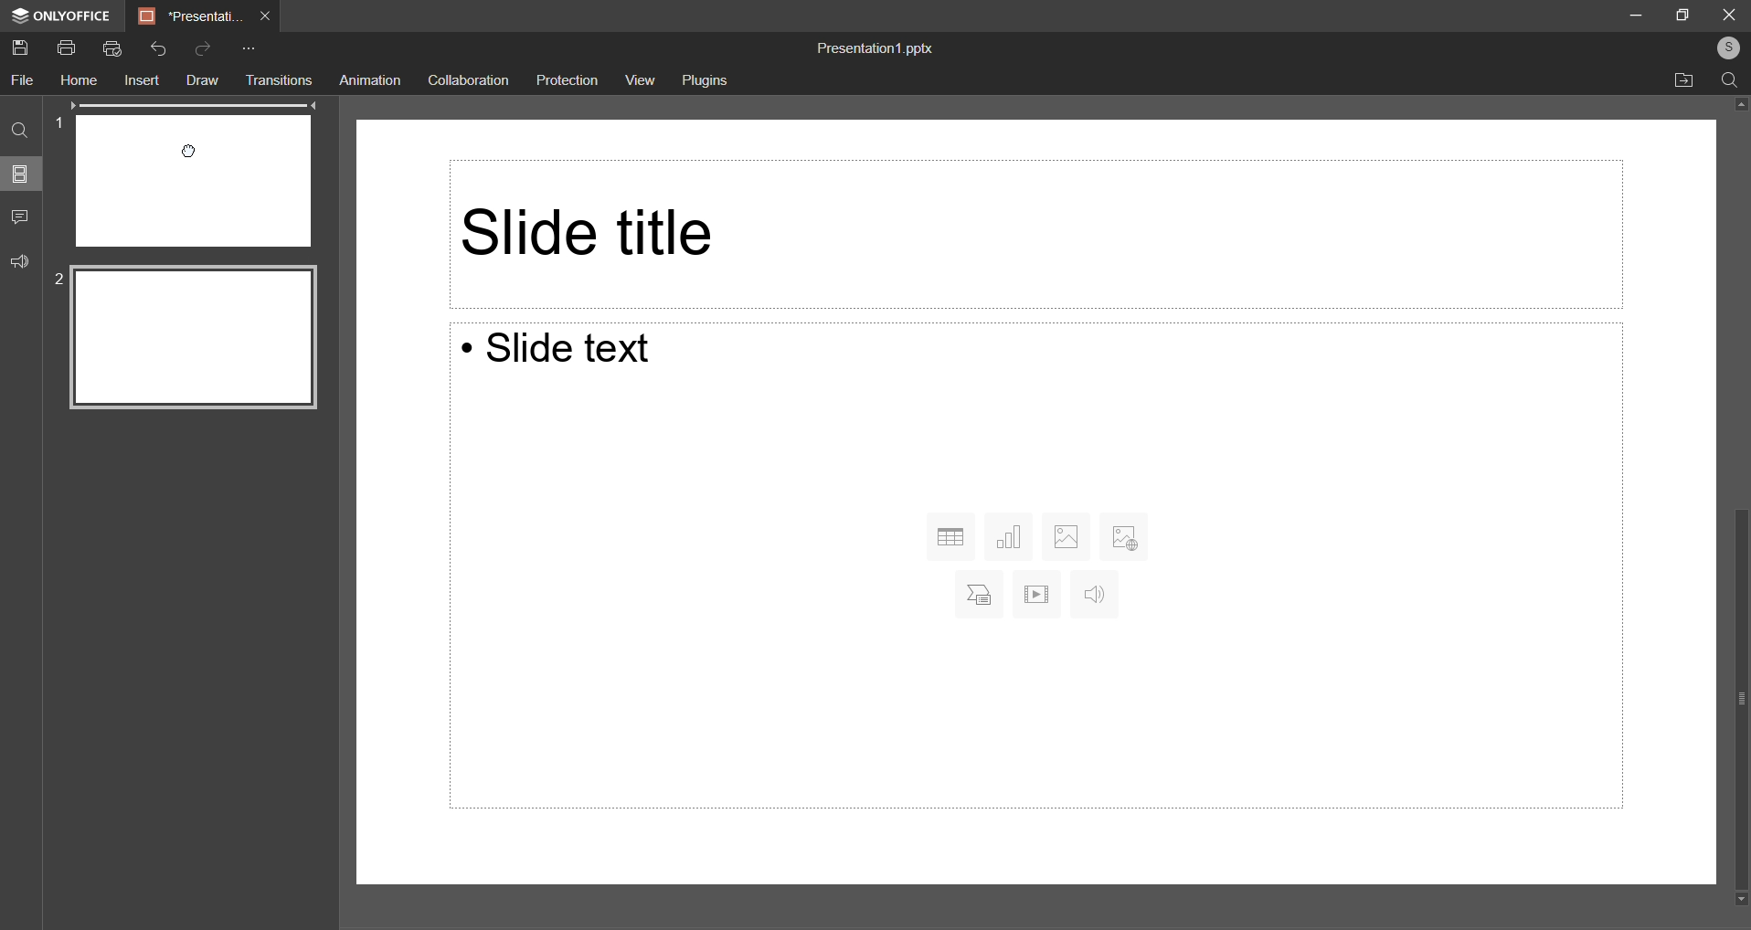 The image size is (1751, 930). What do you see at coordinates (639, 80) in the screenshot?
I see `View` at bounding box center [639, 80].